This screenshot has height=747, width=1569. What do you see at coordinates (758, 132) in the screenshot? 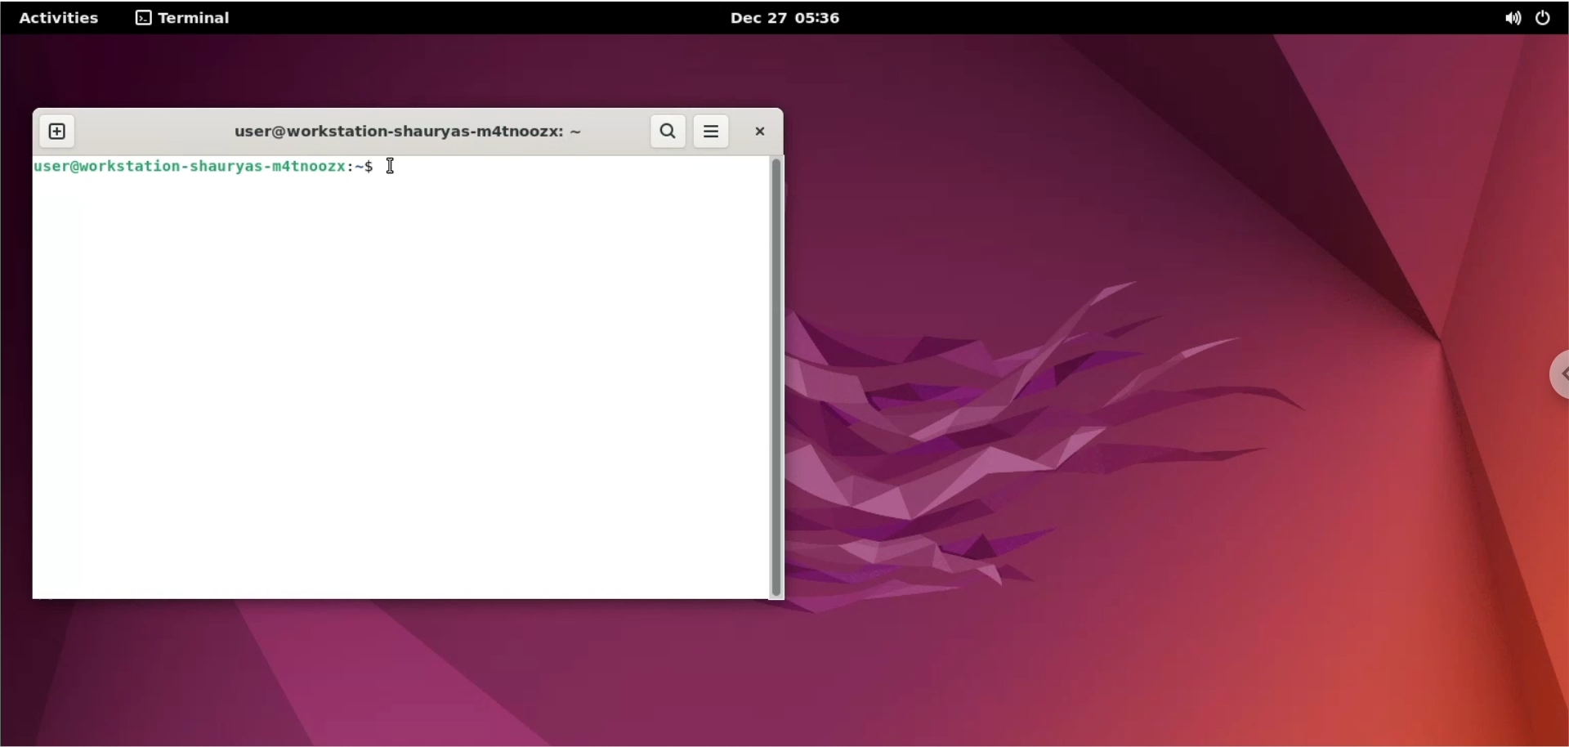
I see `Close` at bounding box center [758, 132].